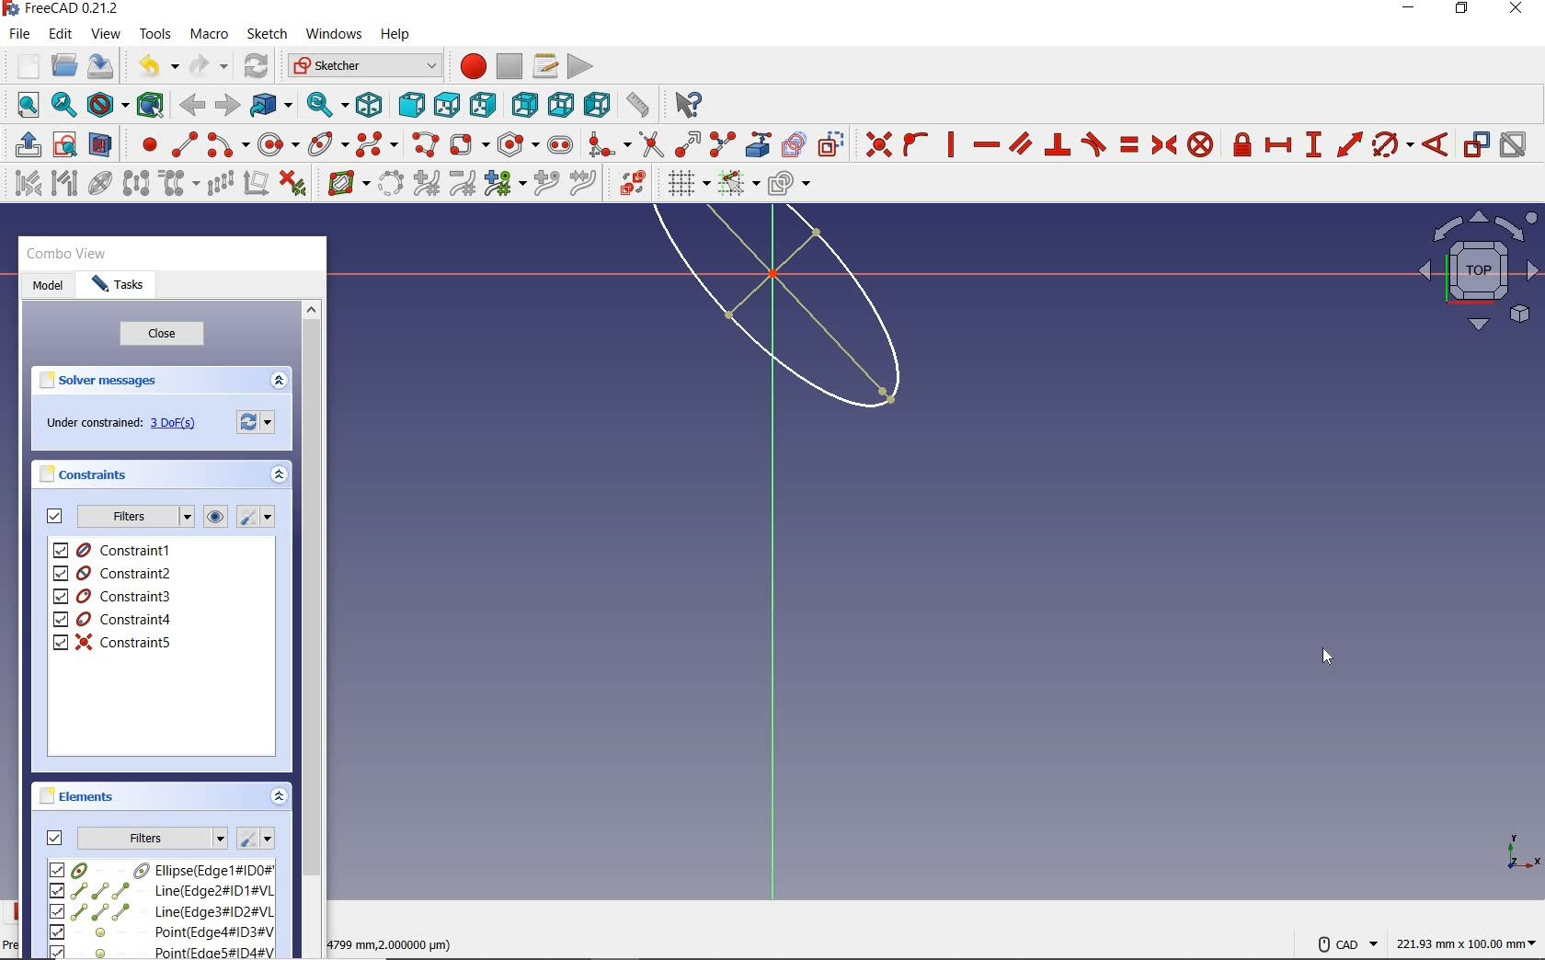 The image size is (1545, 960). I want to click on join curves, so click(584, 184).